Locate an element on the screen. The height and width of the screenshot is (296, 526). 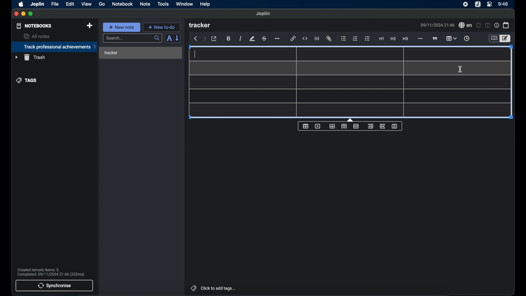
highlight is located at coordinates (252, 39).